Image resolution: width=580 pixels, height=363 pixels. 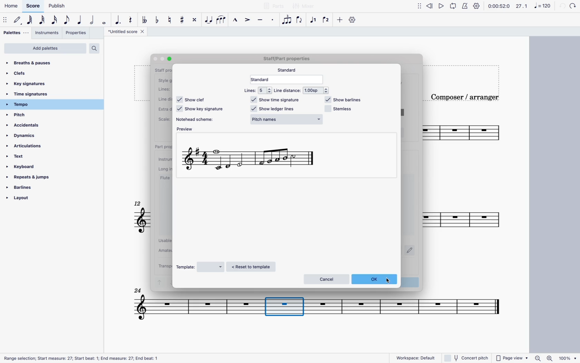 What do you see at coordinates (30, 63) in the screenshot?
I see `breaths & pauses` at bounding box center [30, 63].